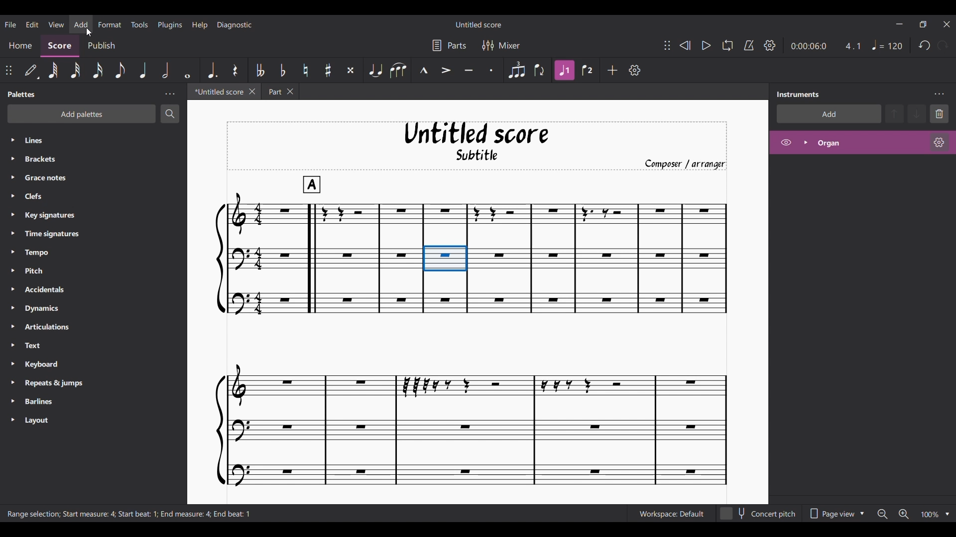 The image size is (956, 537). I want to click on Redo, so click(943, 46).